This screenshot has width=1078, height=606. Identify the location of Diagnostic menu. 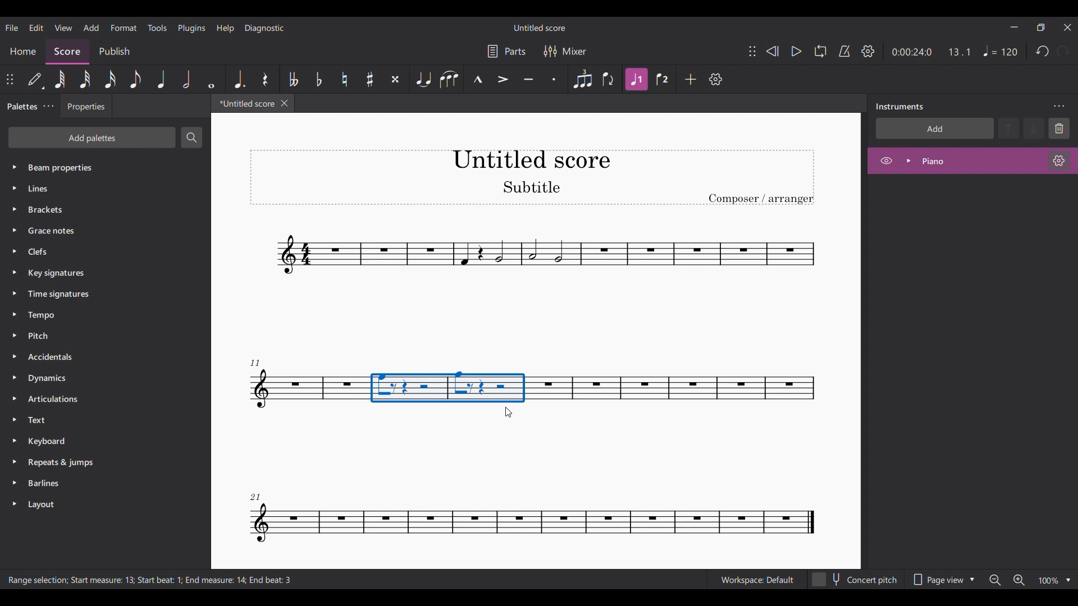
(264, 27).